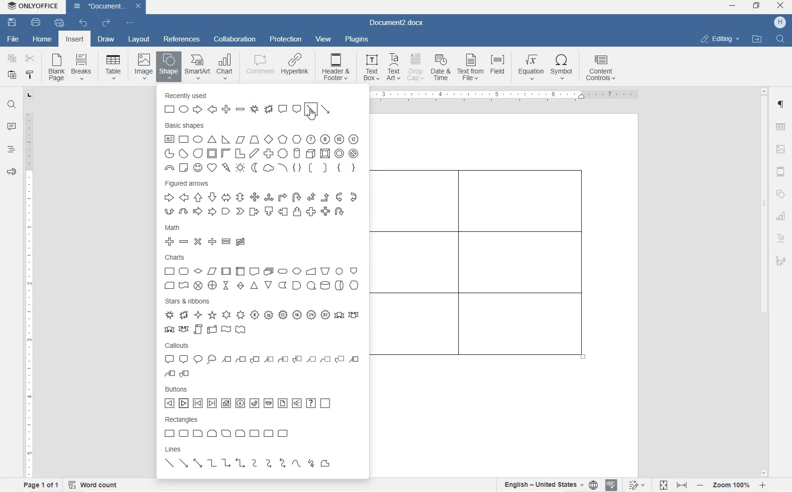  Describe the element at coordinates (780, 23) in the screenshot. I see `HP` at that location.